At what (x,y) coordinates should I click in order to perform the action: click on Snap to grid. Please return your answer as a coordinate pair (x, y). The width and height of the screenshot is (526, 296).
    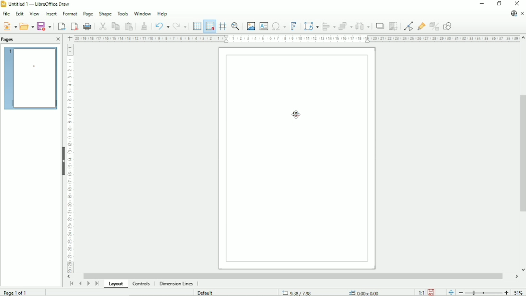
    Looking at the image, I should click on (210, 26).